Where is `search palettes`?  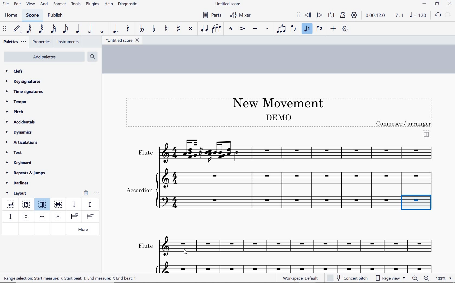 search palettes is located at coordinates (92, 57).